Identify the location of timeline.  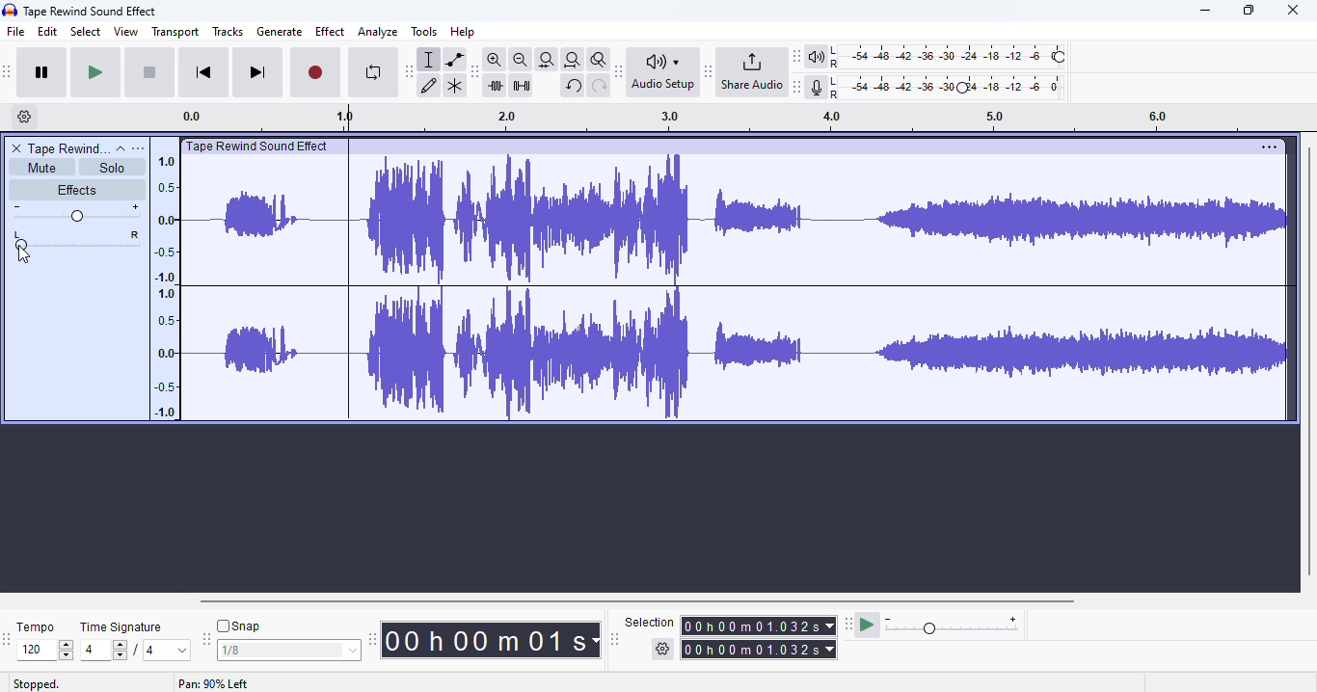
(722, 120).